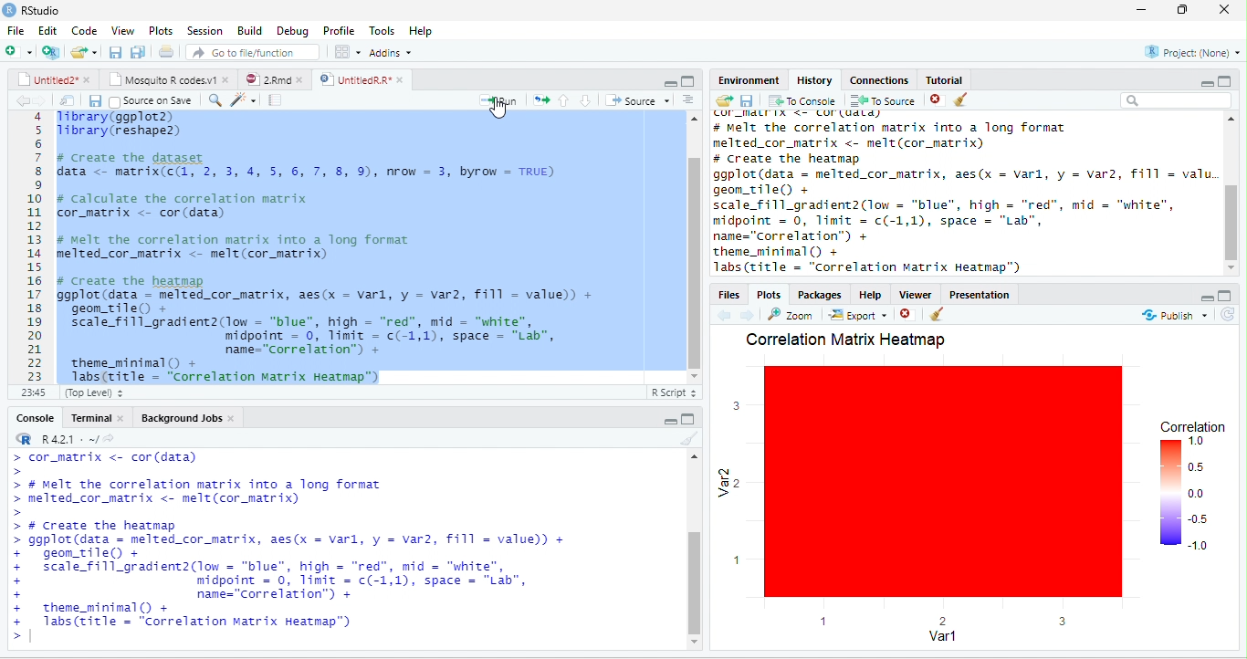  Describe the element at coordinates (161, 30) in the screenshot. I see `plots` at that location.